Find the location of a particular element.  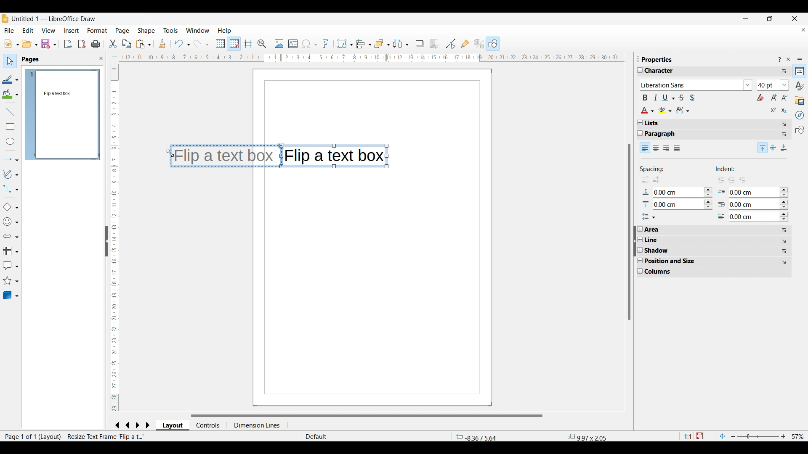

List font options is located at coordinates (748, 85).